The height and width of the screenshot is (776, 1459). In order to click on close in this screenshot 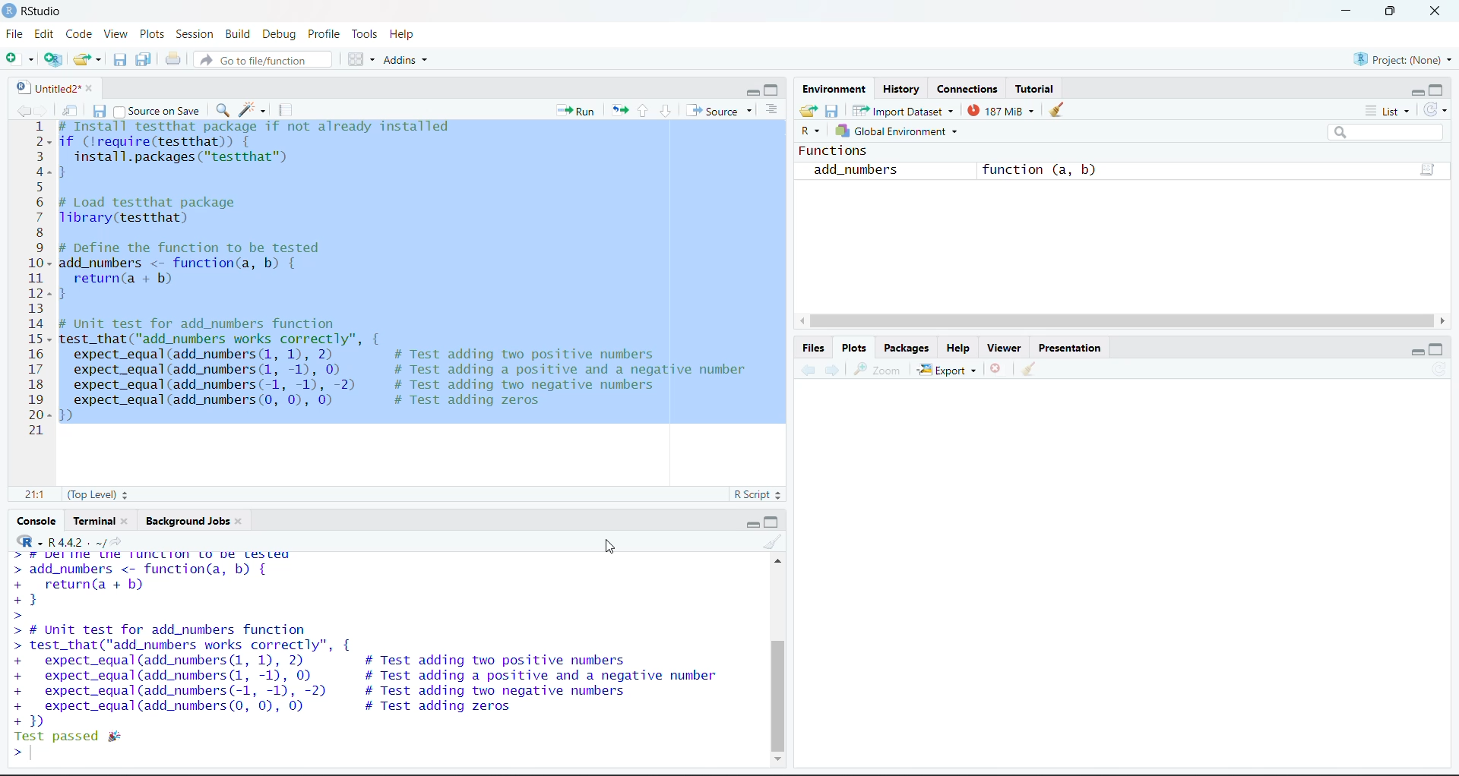, I will do `click(1437, 11)`.